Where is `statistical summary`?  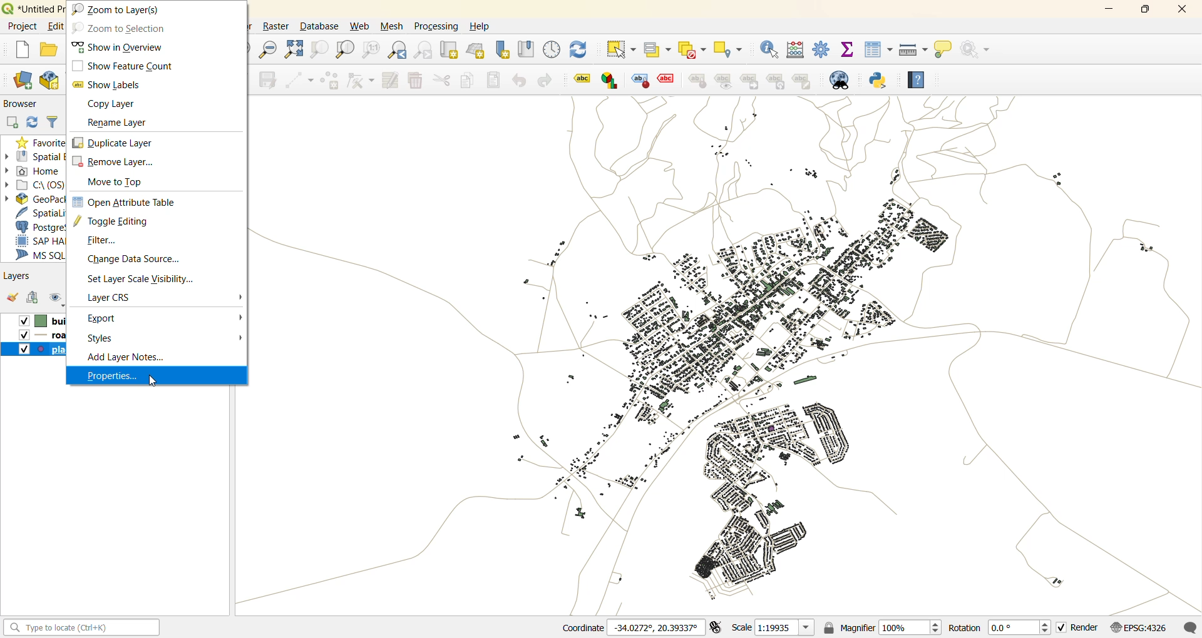 statistical summary is located at coordinates (846, 50).